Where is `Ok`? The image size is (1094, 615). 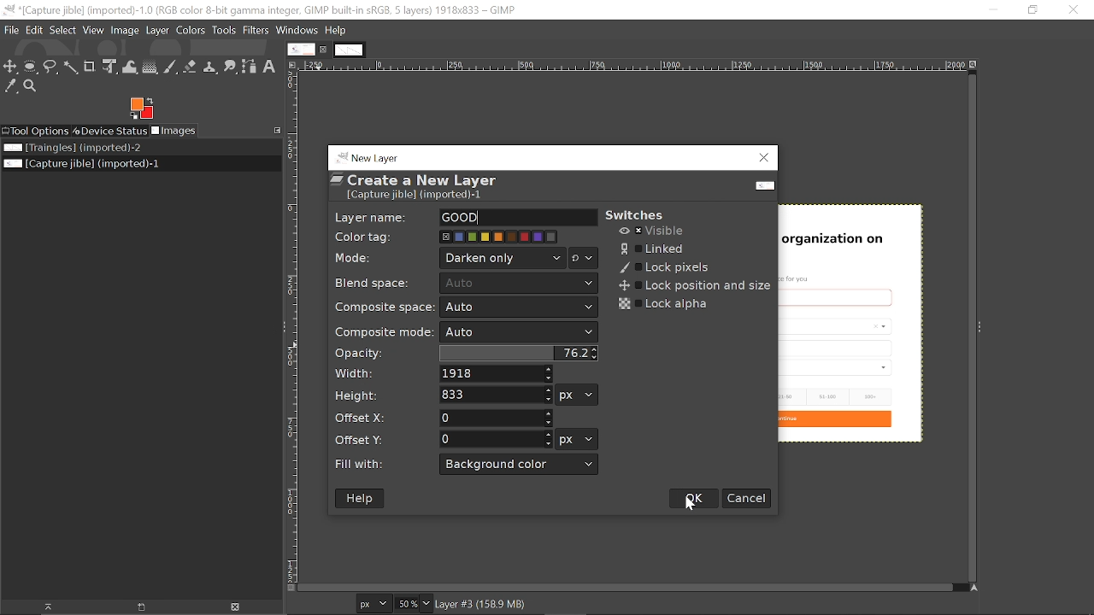 Ok is located at coordinates (694, 497).